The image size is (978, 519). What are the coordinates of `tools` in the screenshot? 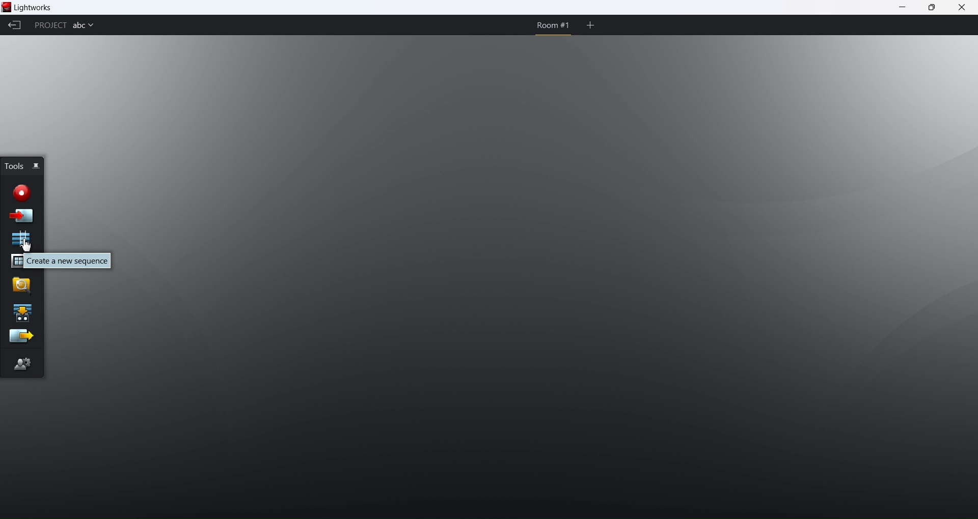 It's located at (12, 165).